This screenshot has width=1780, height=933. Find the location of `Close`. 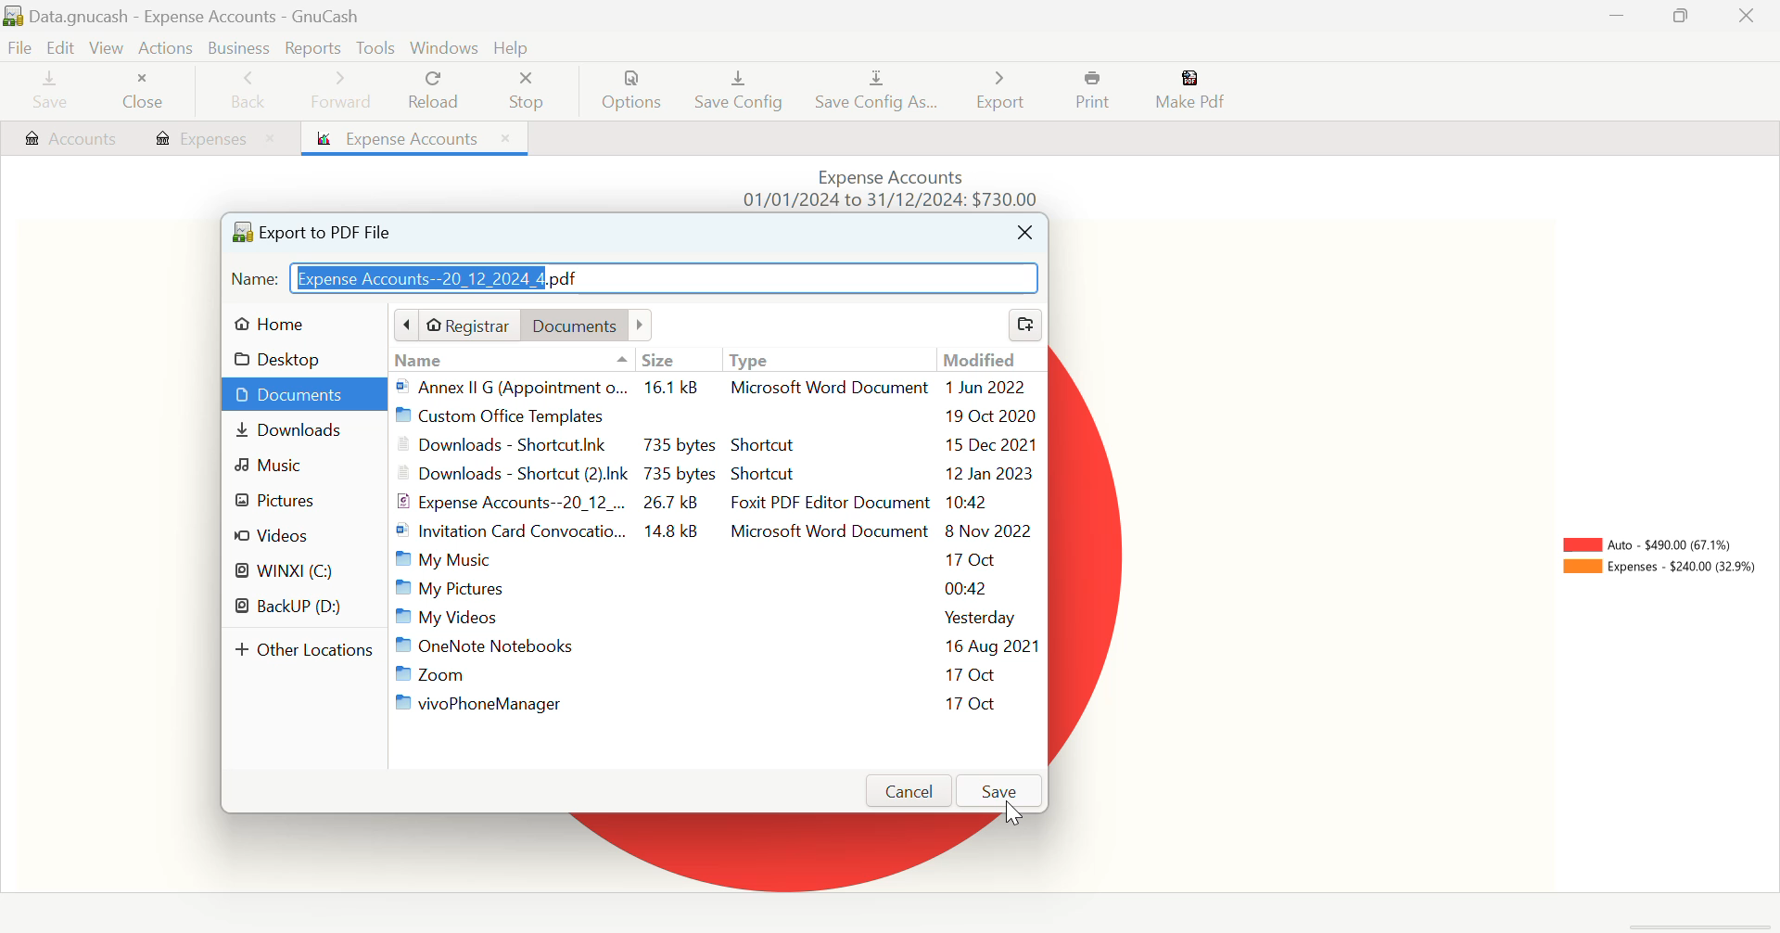

Close is located at coordinates (146, 93).